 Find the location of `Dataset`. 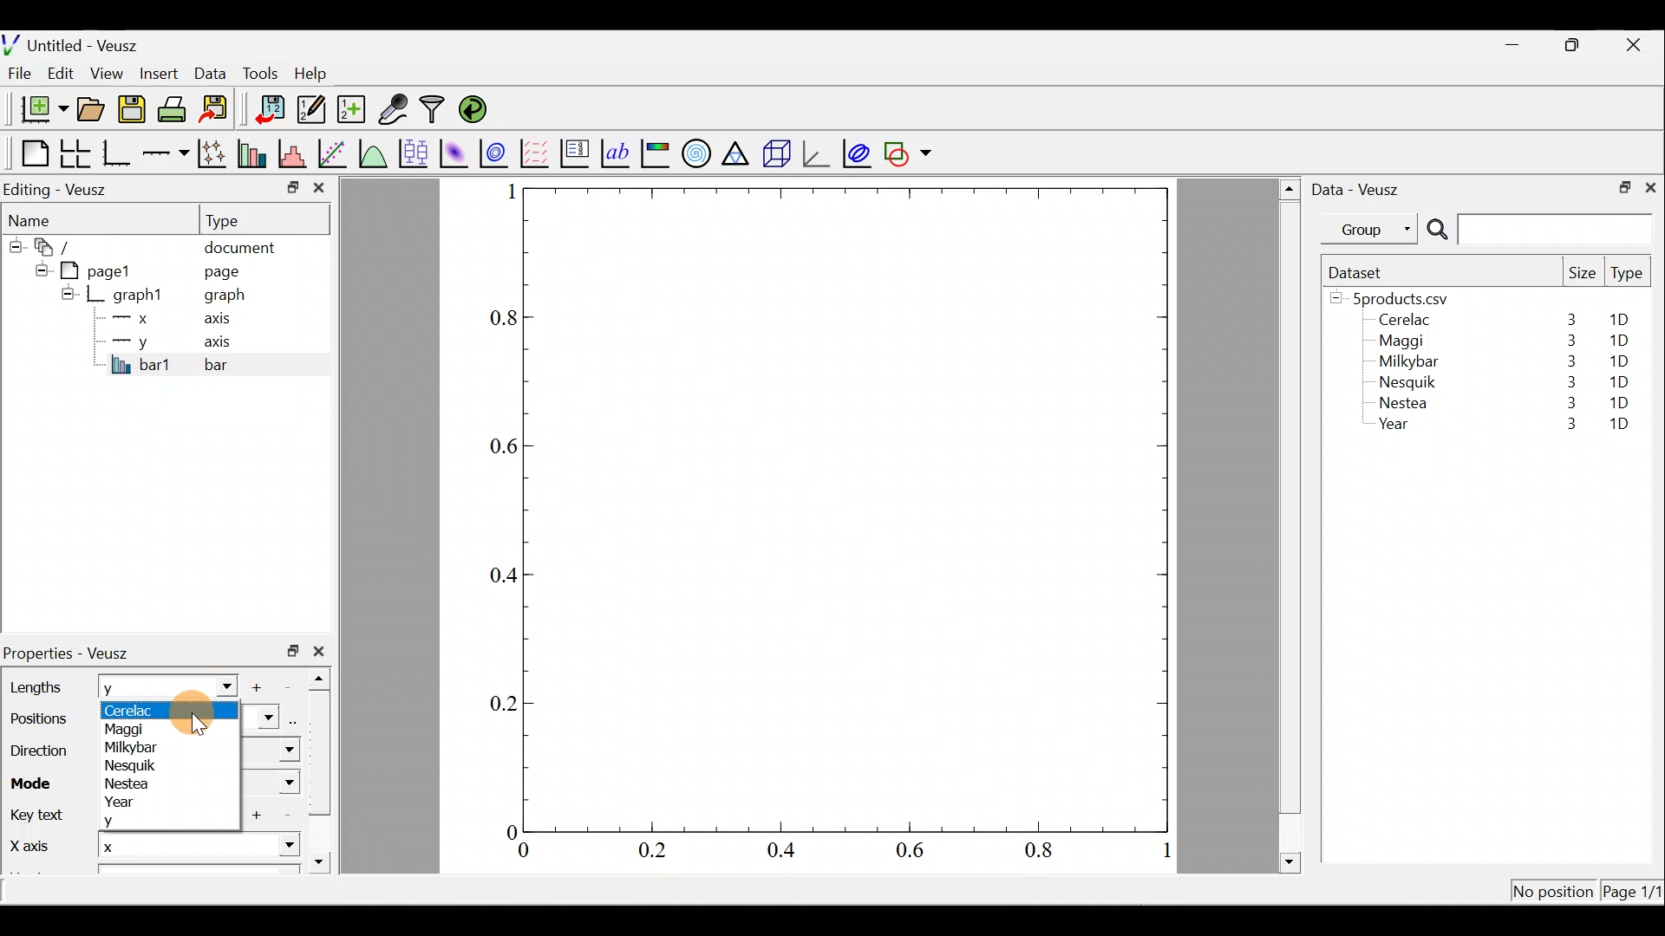

Dataset is located at coordinates (1361, 272).